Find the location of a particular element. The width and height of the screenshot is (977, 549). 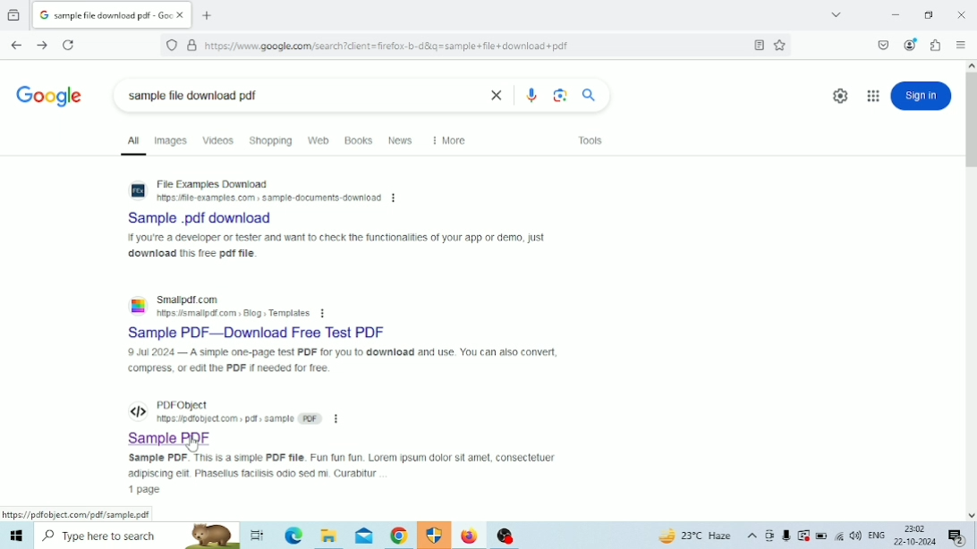

Microsoft Edge is located at coordinates (293, 536).